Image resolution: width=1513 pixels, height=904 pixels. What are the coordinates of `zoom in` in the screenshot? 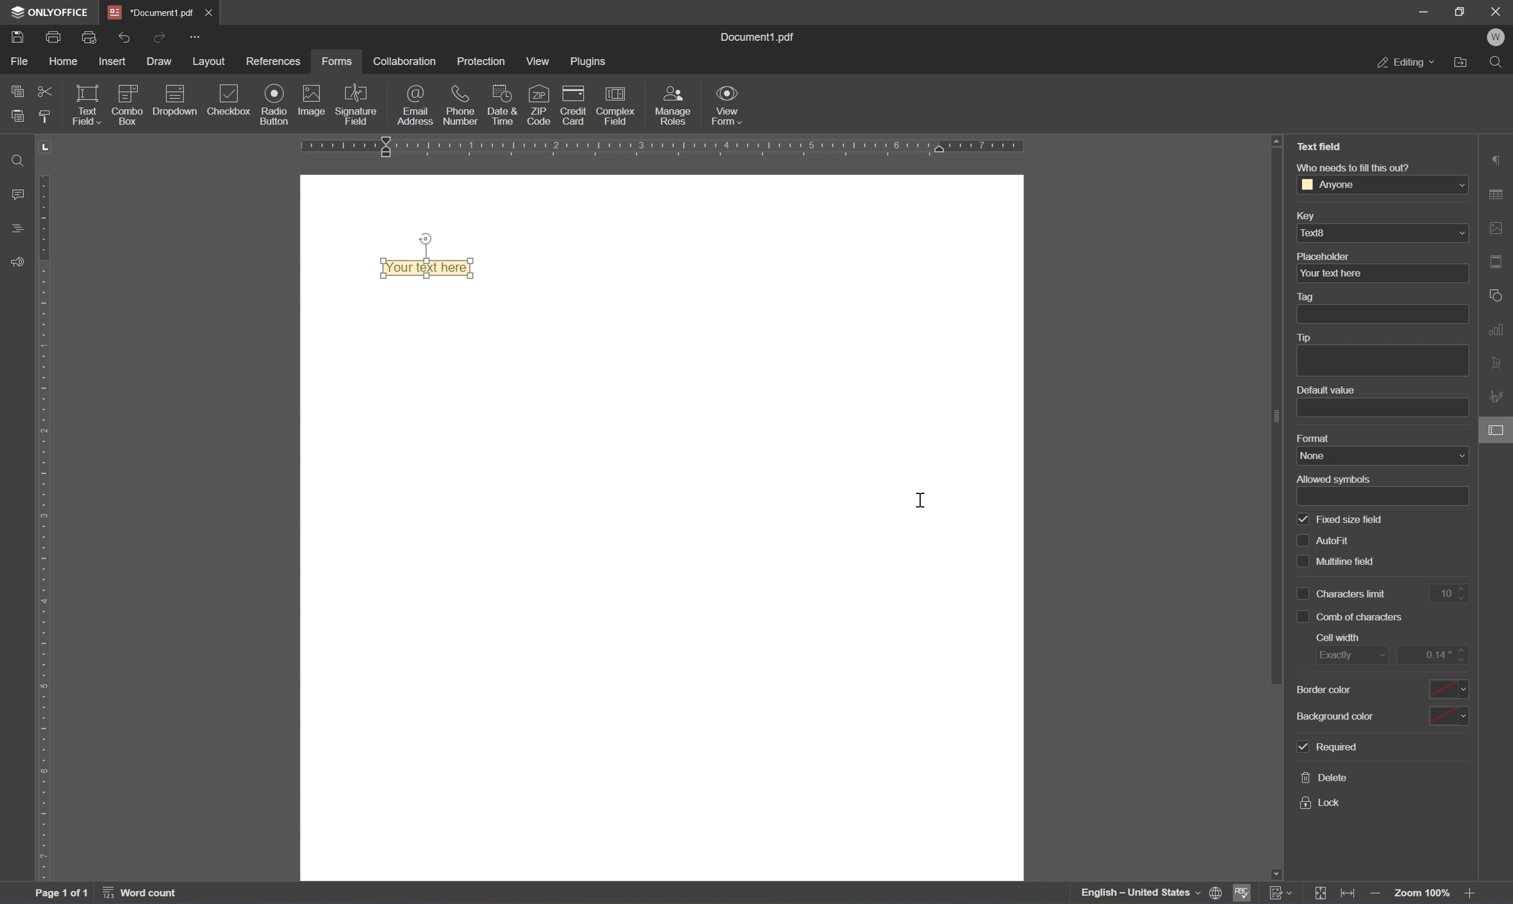 It's located at (1473, 894).